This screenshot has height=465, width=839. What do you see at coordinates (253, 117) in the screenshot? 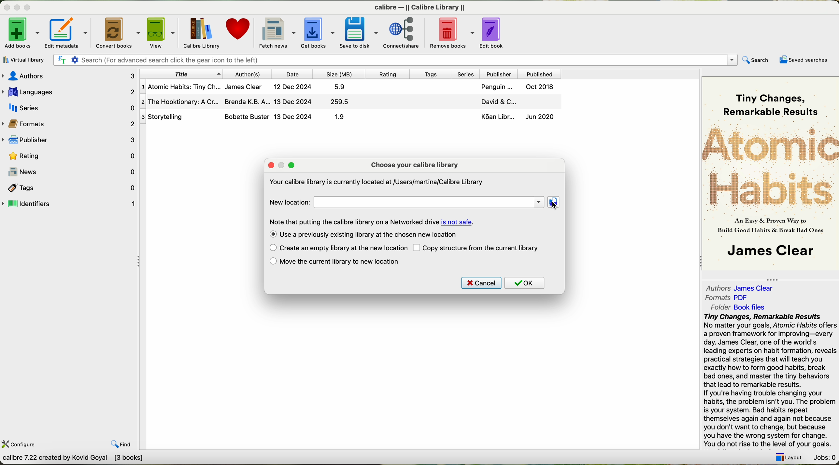
I see `3| Storytelling Bobette Buster 13 Dec 2024 1.9` at bounding box center [253, 117].